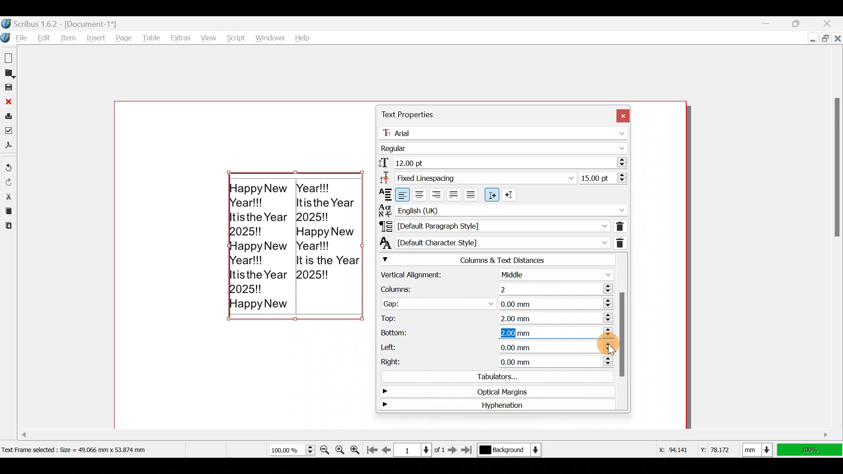  What do you see at coordinates (341, 449) in the screenshot?
I see `Zoom to 100%` at bounding box center [341, 449].